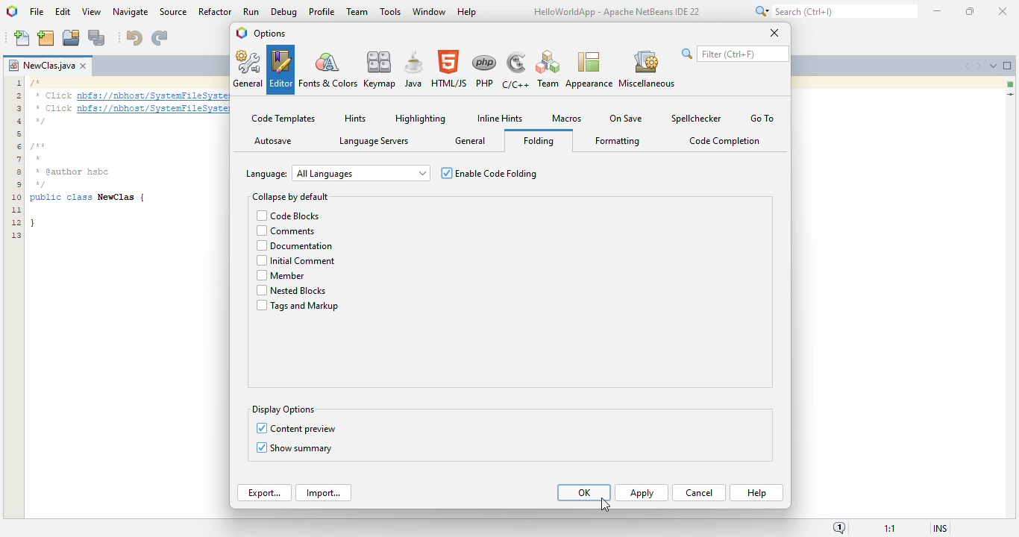 This screenshot has width=1019, height=537. What do you see at coordinates (415, 69) in the screenshot?
I see `java` at bounding box center [415, 69].